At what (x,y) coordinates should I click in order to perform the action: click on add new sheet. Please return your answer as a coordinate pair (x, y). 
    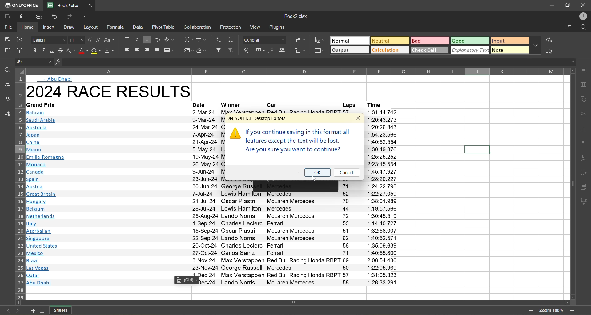
    Looking at the image, I should click on (33, 311).